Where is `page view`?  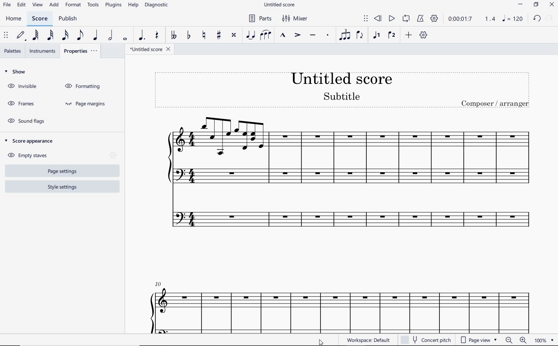
page view is located at coordinates (478, 340).